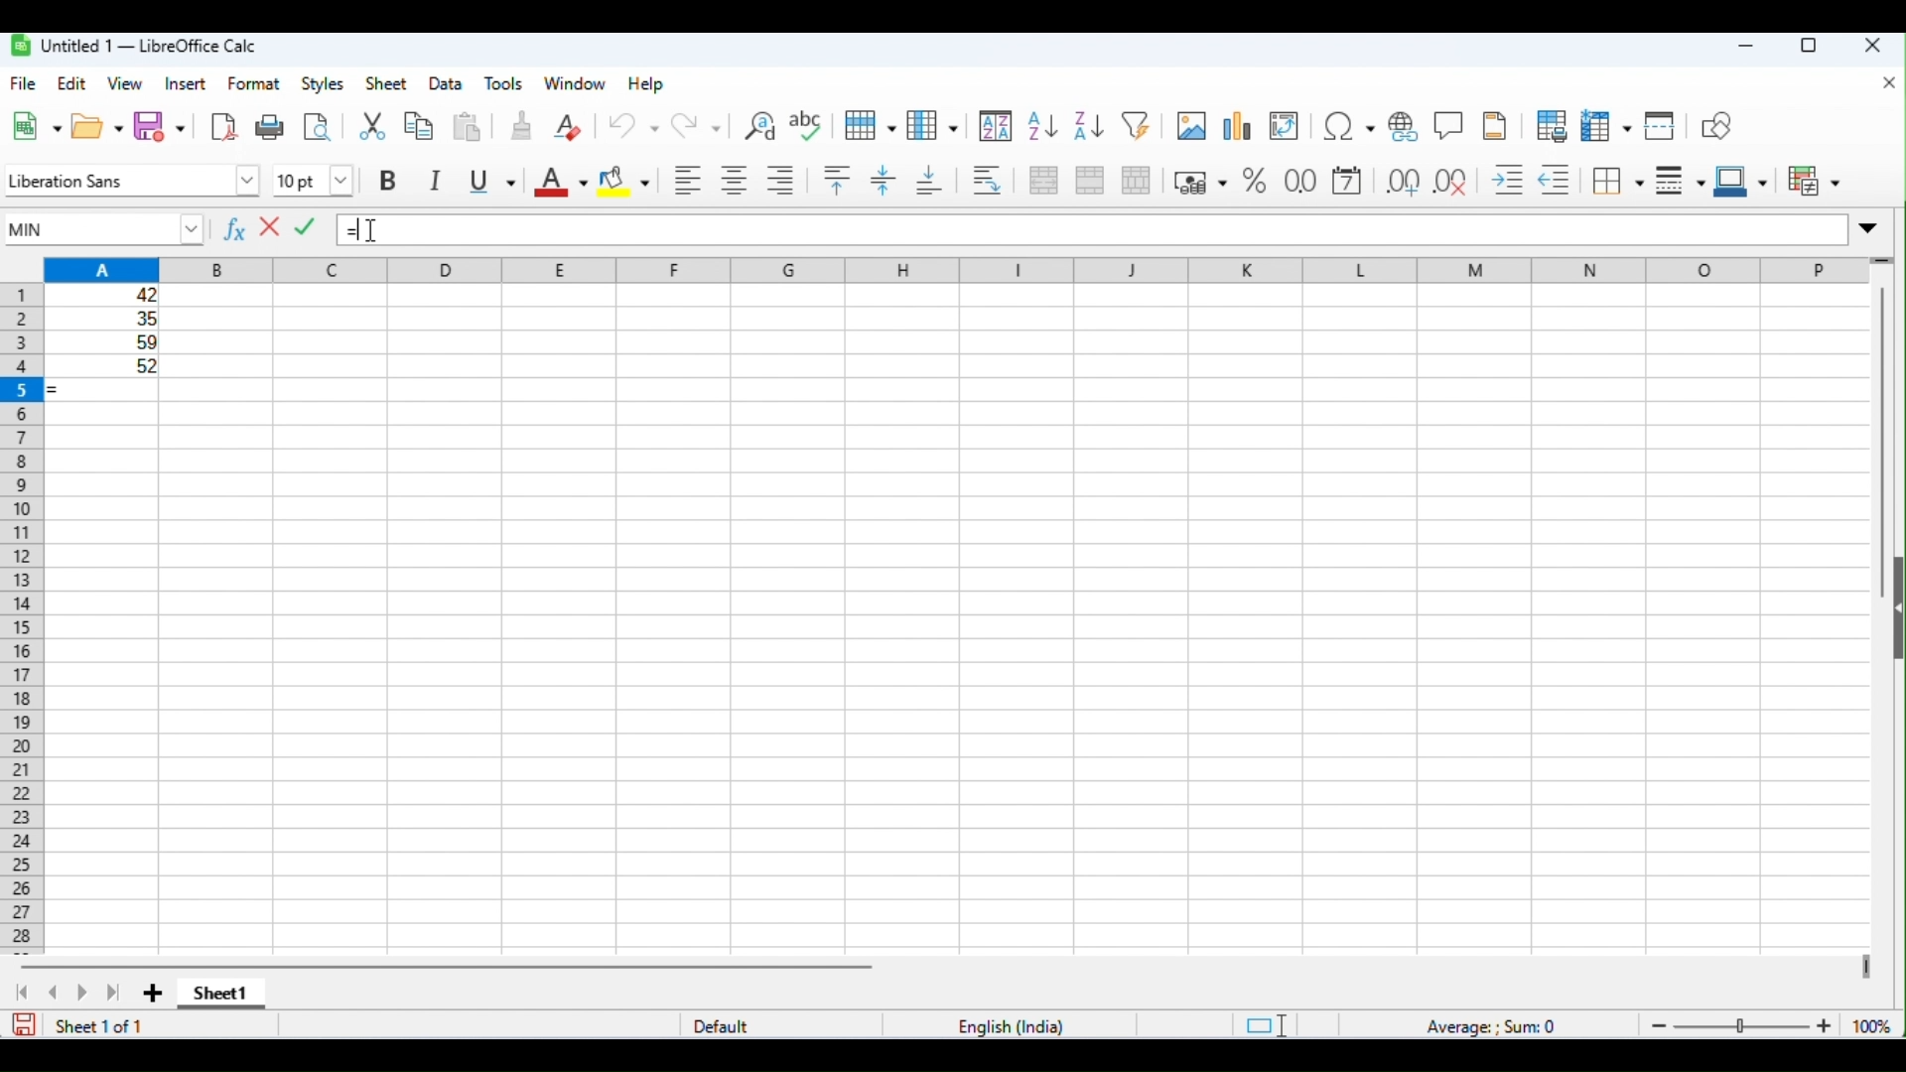 The height and width of the screenshot is (1072, 1906). I want to click on add new sheet, so click(151, 995).